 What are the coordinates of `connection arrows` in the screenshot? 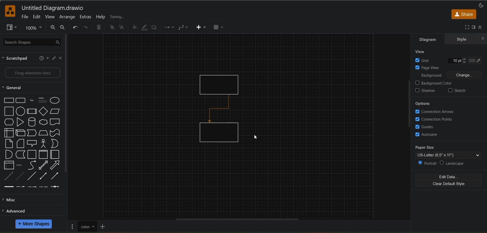 It's located at (435, 112).